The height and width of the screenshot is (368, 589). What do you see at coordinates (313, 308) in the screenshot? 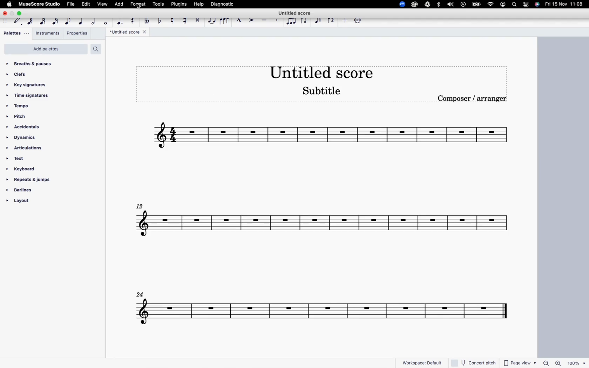
I see `score` at bounding box center [313, 308].